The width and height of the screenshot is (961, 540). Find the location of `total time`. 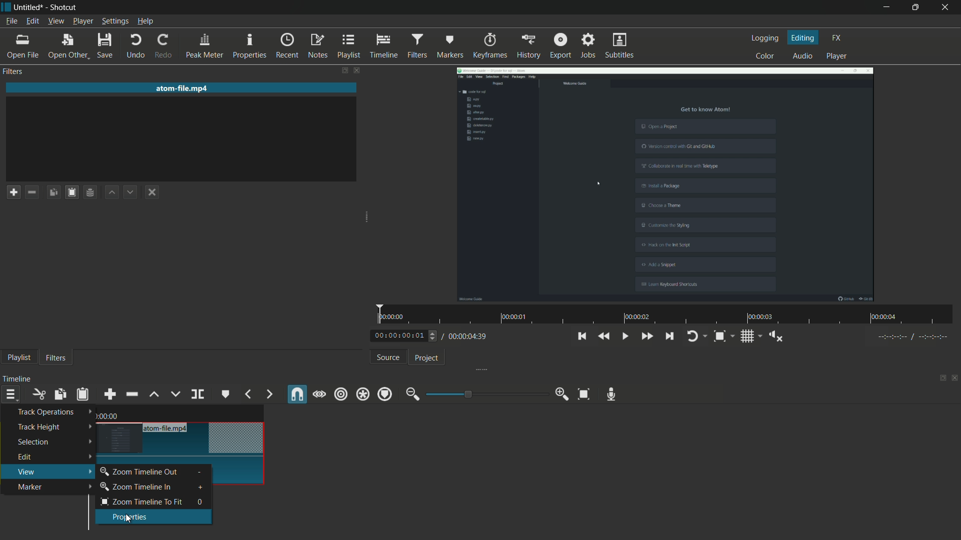

total time is located at coordinates (467, 336).